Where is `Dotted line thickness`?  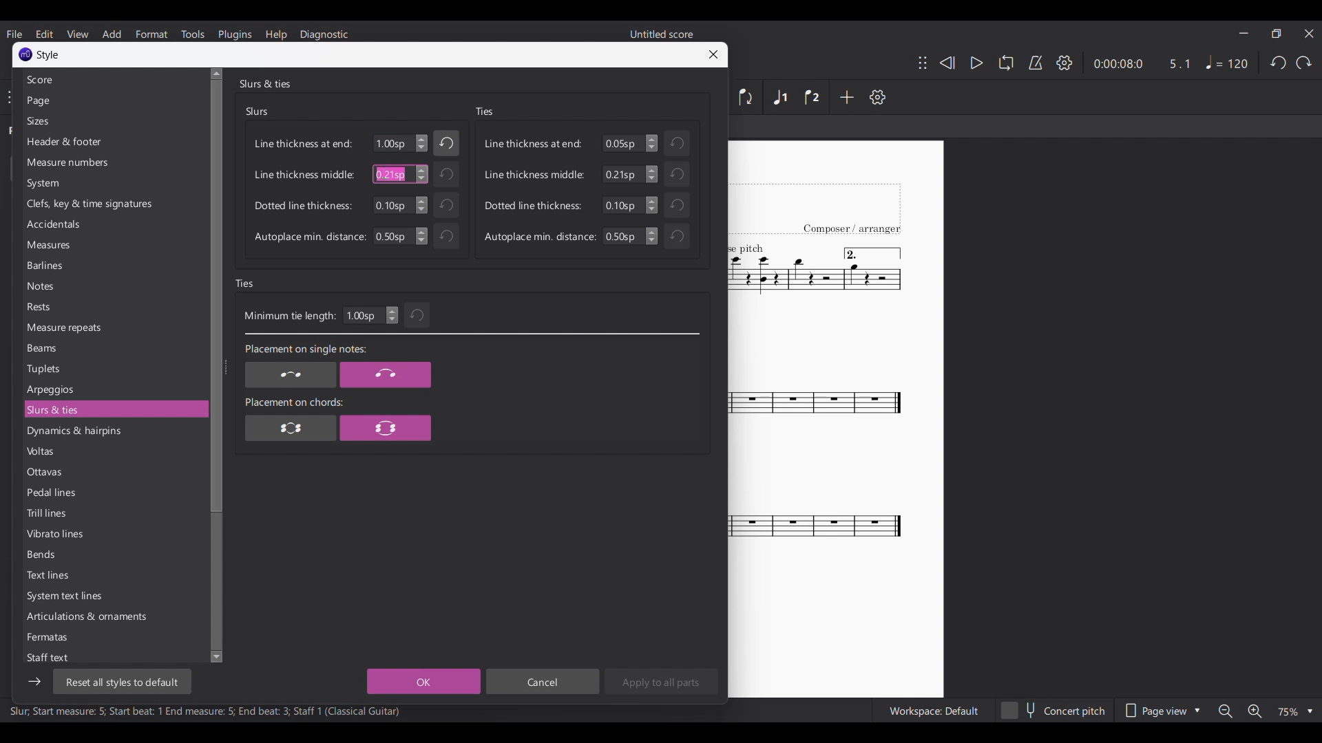
Dotted line thickness is located at coordinates (534, 205).